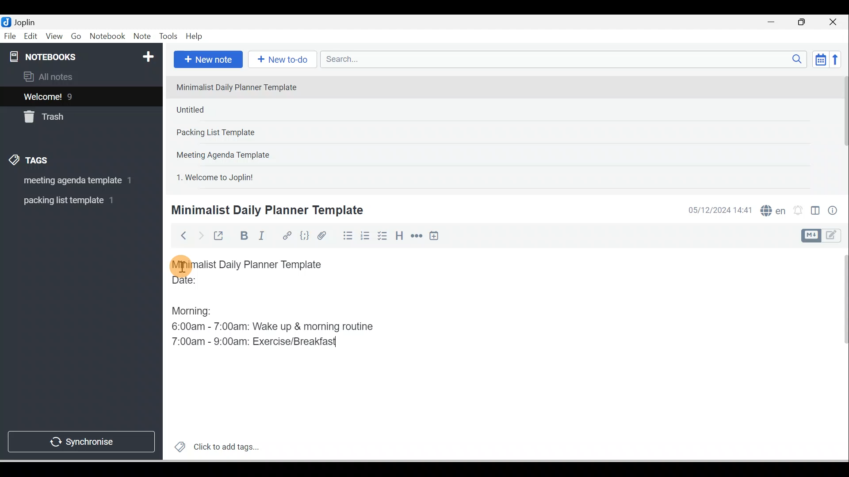 The image size is (849, 477). Describe the element at coordinates (168, 36) in the screenshot. I see `Tools` at that location.